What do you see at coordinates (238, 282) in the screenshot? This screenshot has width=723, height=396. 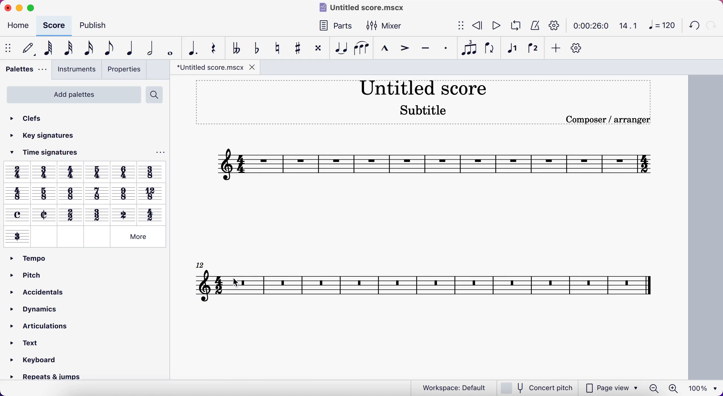 I see `cursor` at bounding box center [238, 282].